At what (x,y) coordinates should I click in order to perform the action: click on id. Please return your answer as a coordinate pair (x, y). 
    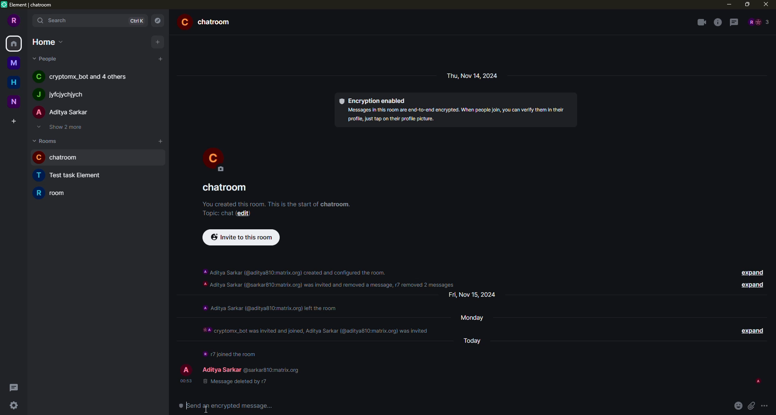
    Looking at the image, I should click on (273, 369).